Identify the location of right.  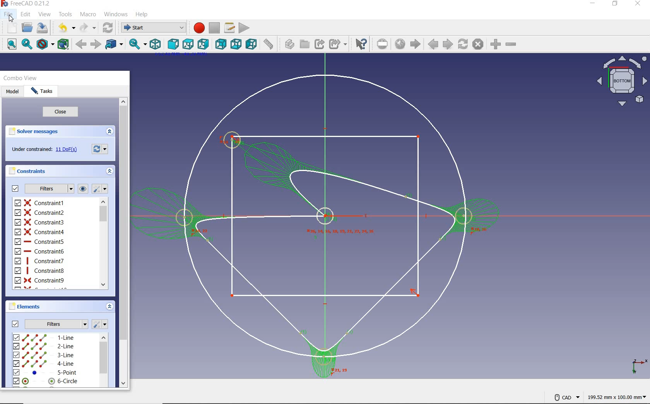
(204, 44).